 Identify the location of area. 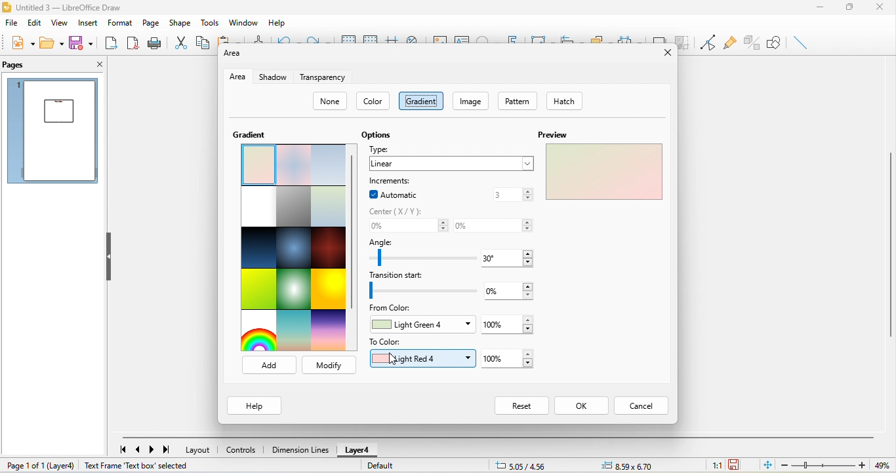
(231, 57).